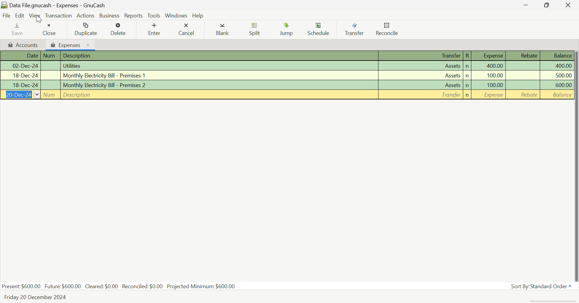 The width and height of the screenshot is (579, 303). What do you see at coordinates (356, 30) in the screenshot?
I see `Transfer` at bounding box center [356, 30].